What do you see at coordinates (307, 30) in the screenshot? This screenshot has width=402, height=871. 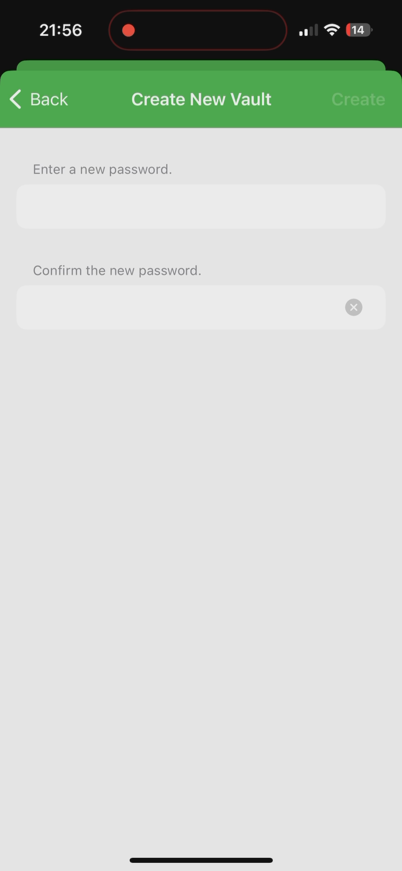 I see `signal` at bounding box center [307, 30].